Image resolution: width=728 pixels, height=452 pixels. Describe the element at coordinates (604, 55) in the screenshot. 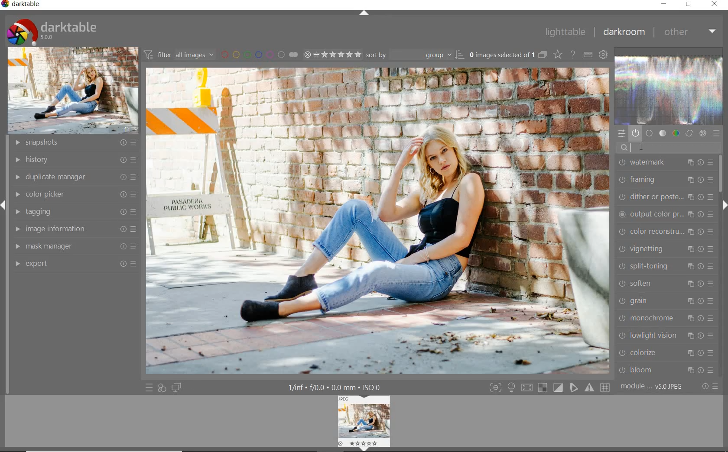

I see `show global preferences` at that location.